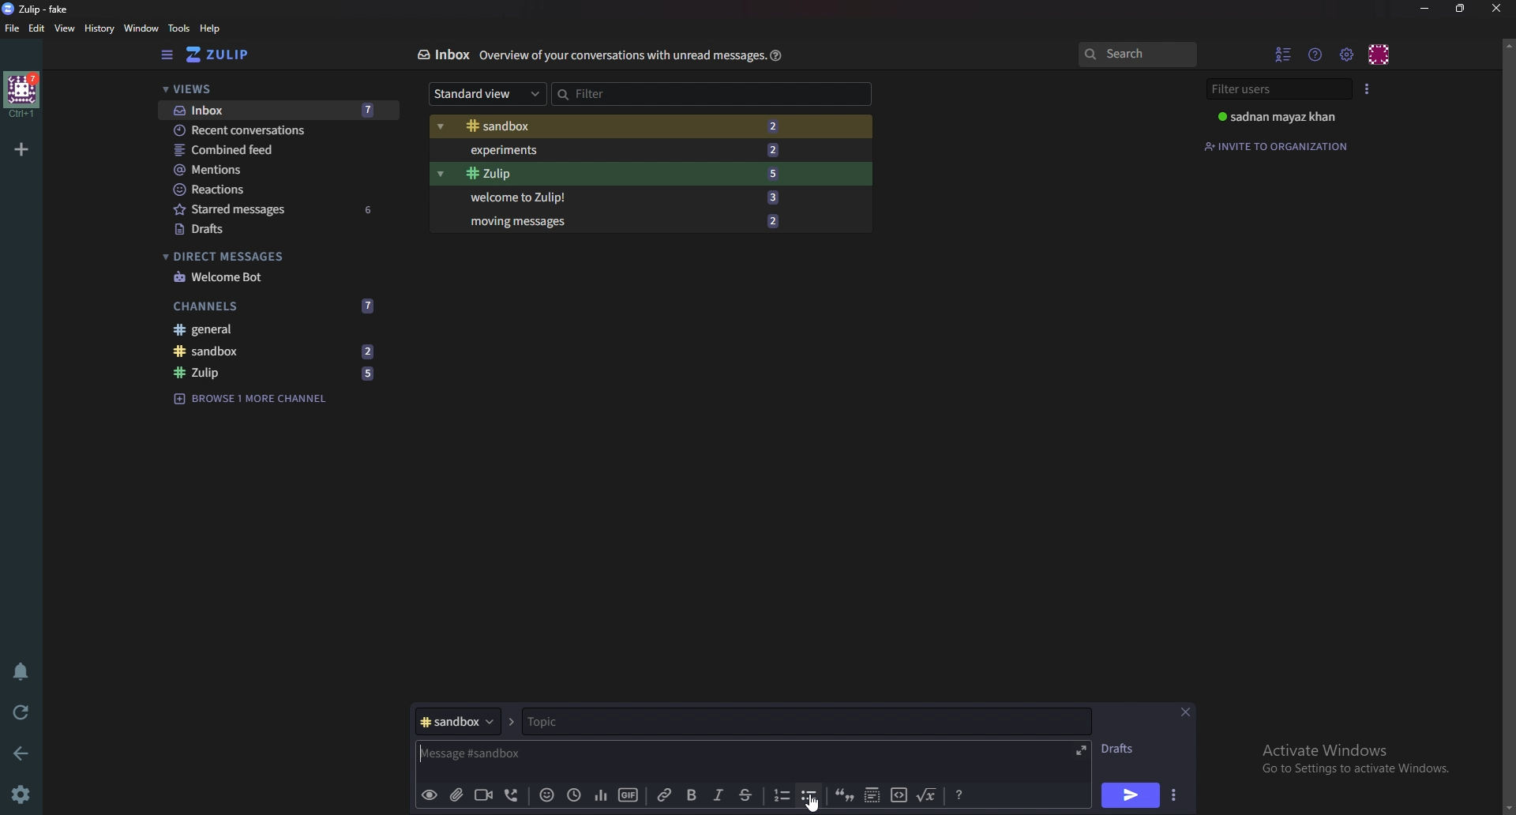  What do you see at coordinates (1176, 795) in the screenshot?
I see `Send options` at bounding box center [1176, 795].